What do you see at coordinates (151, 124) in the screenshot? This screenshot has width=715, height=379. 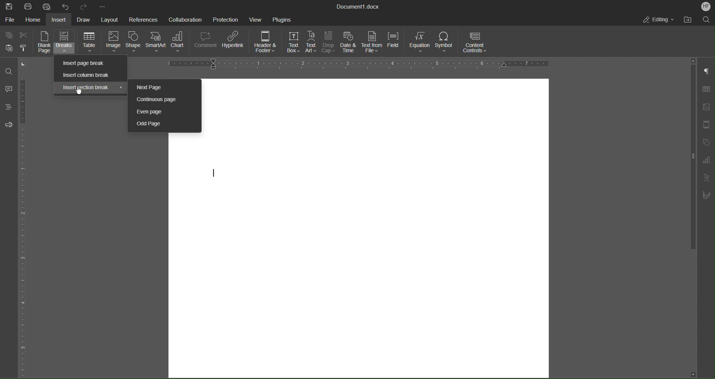 I see `Odd Page` at bounding box center [151, 124].